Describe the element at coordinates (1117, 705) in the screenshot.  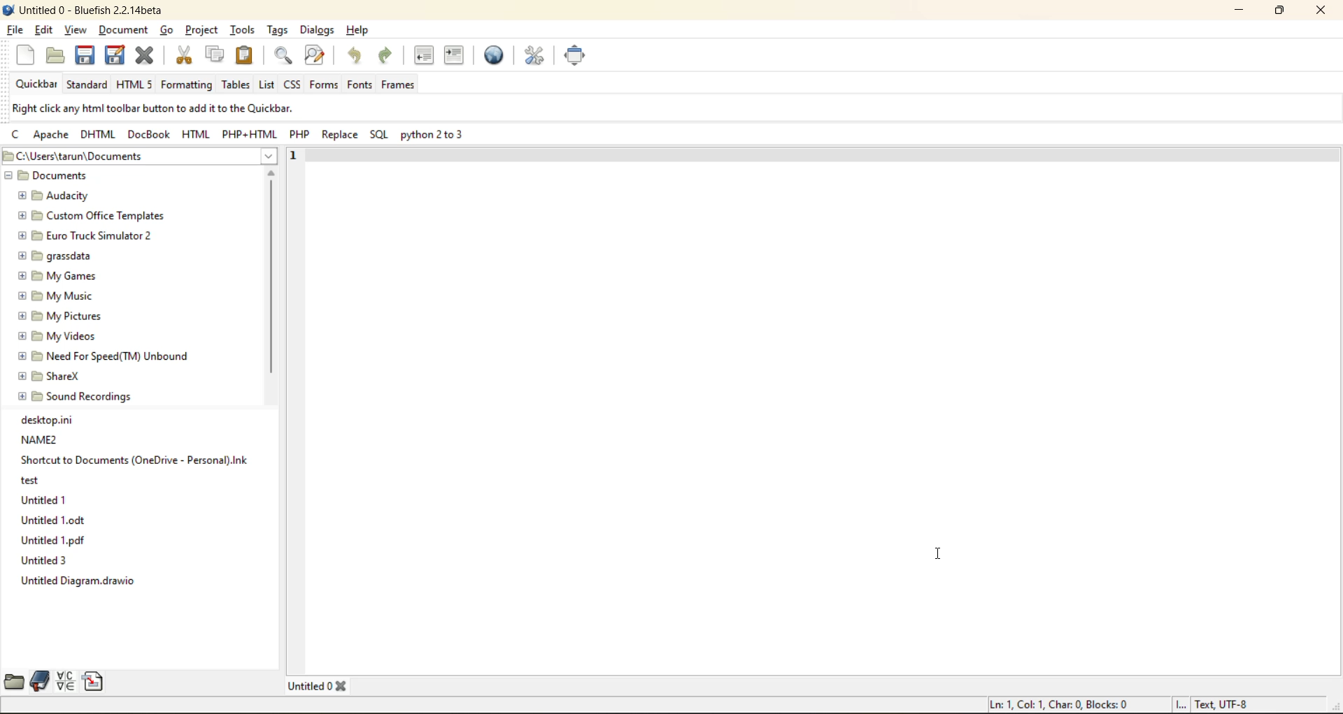
I see `metadata` at that location.